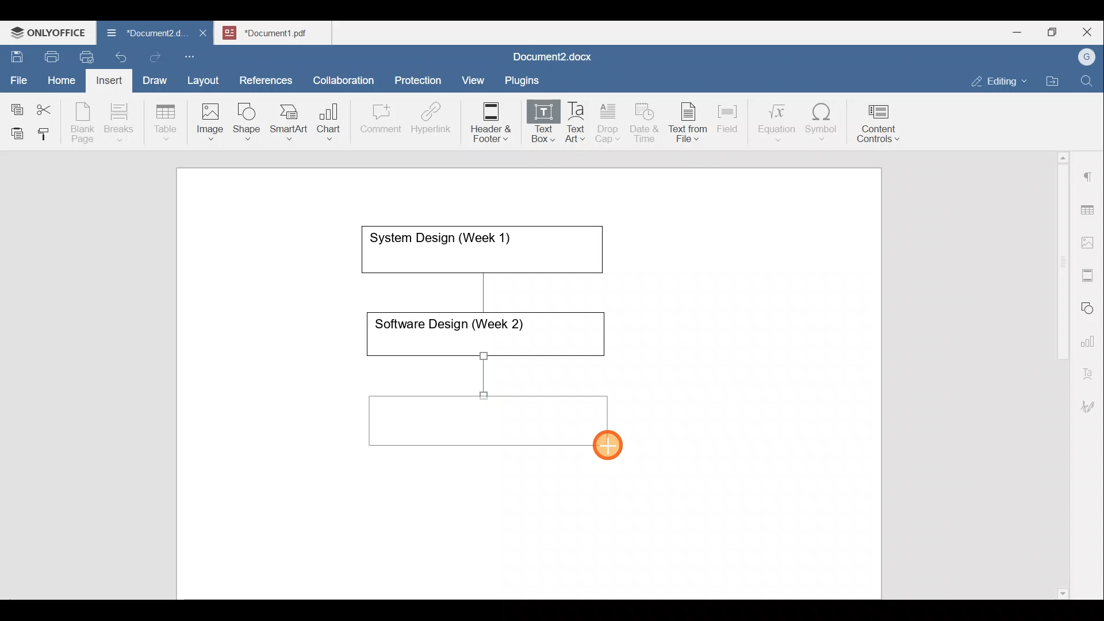 The width and height of the screenshot is (1104, 621). What do you see at coordinates (1089, 369) in the screenshot?
I see `Text Art settings` at bounding box center [1089, 369].